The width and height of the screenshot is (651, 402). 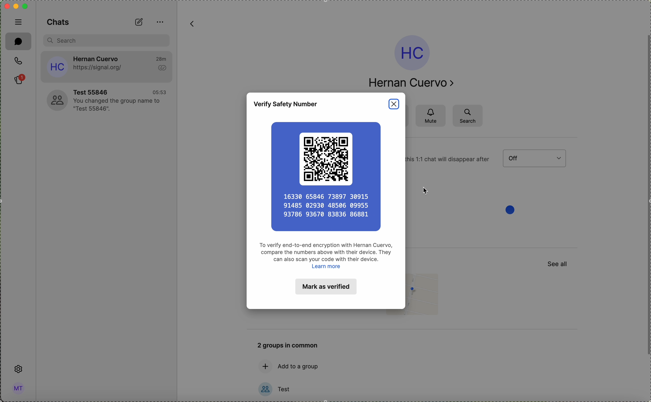 What do you see at coordinates (647, 199) in the screenshot?
I see `scroll` at bounding box center [647, 199].